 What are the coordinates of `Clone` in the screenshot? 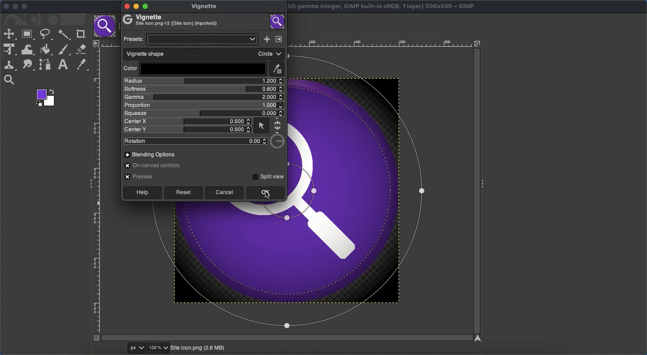 It's located at (9, 65).